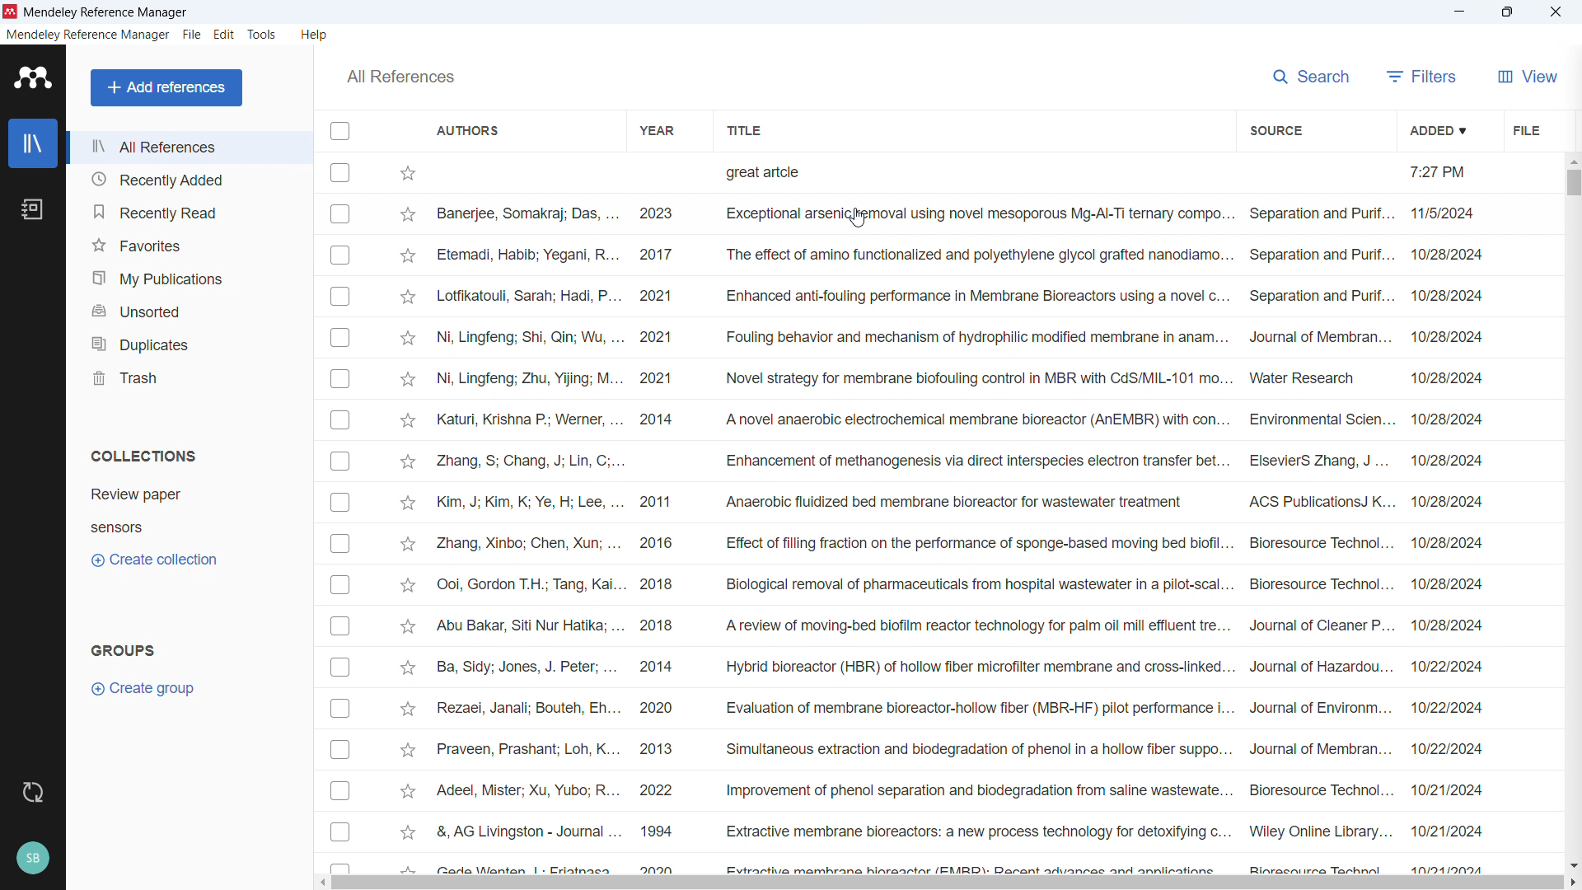 Image resolution: width=1582 pixels, height=890 pixels. What do you see at coordinates (976, 517) in the screenshot?
I see `Title of individual entries ` at bounding box center [976, 517].